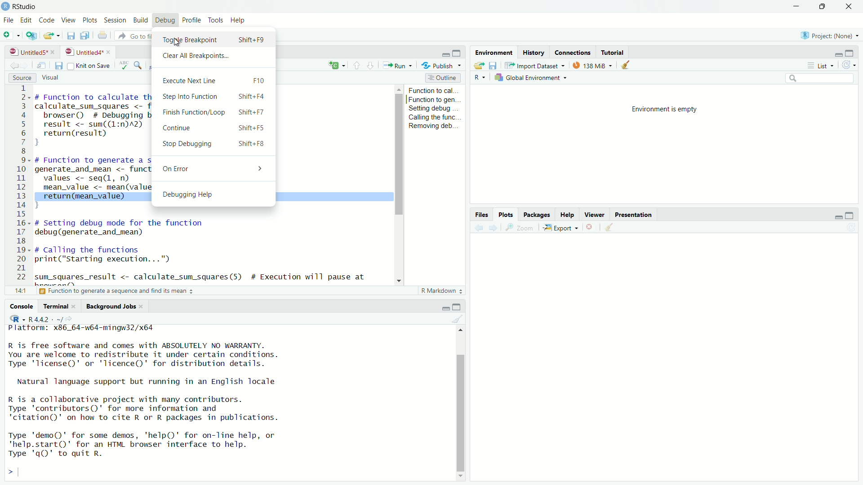 The image size is (863, 485). What do you see at coordinates (216, 96) in the screenshot?
I see `Step Into Function` at bounding box center [216, 96].